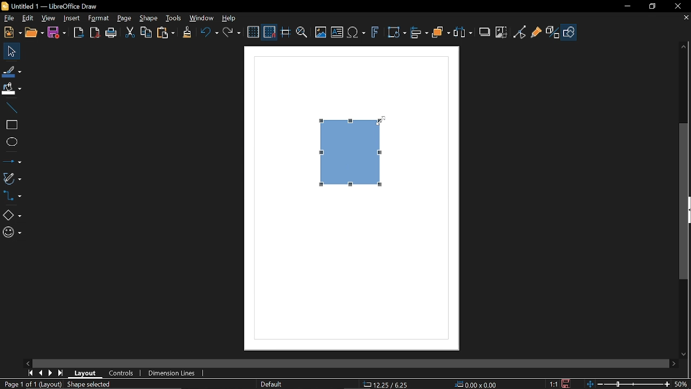  I want to click on Copy, so click(147, 33).